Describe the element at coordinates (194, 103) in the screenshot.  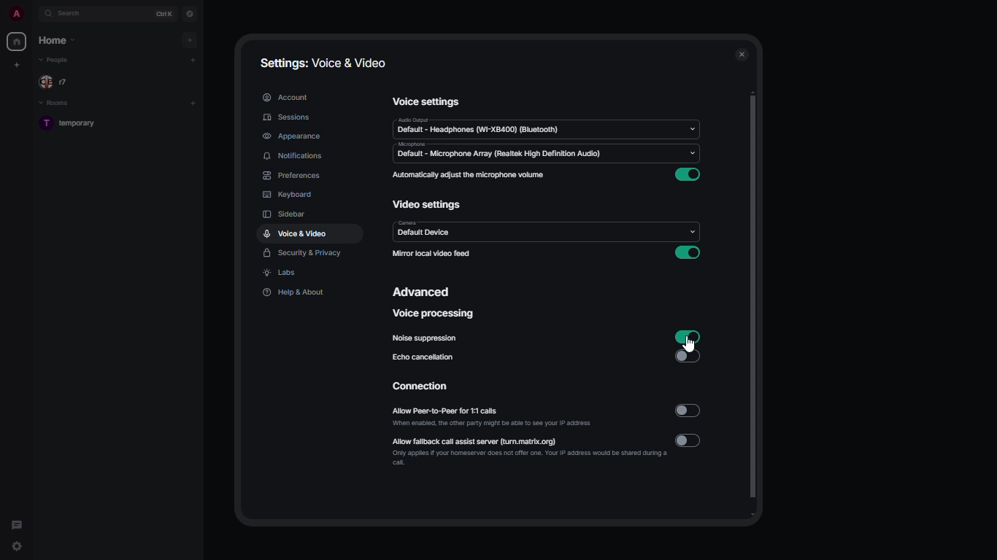
I see `add` at that location.